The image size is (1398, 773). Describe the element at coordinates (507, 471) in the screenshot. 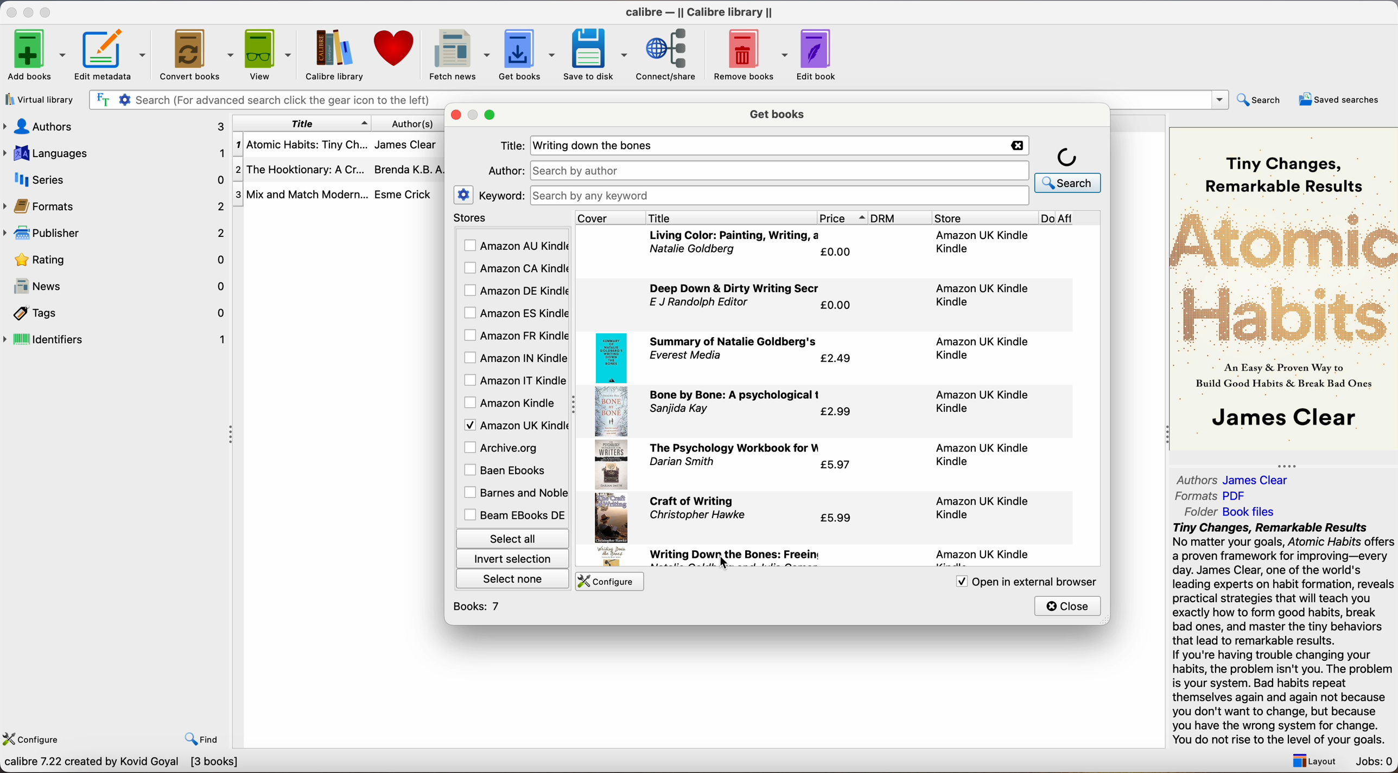

I see `baen ebooks` at that location.